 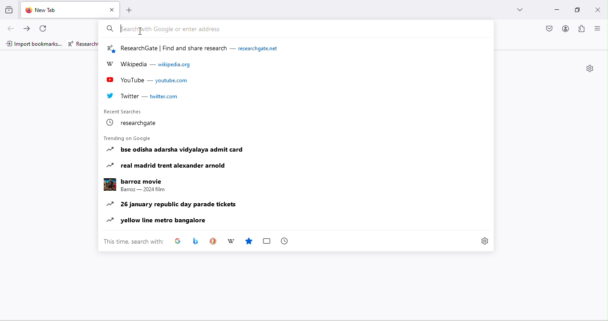 I want to click on app, so click(x=197, y=242).